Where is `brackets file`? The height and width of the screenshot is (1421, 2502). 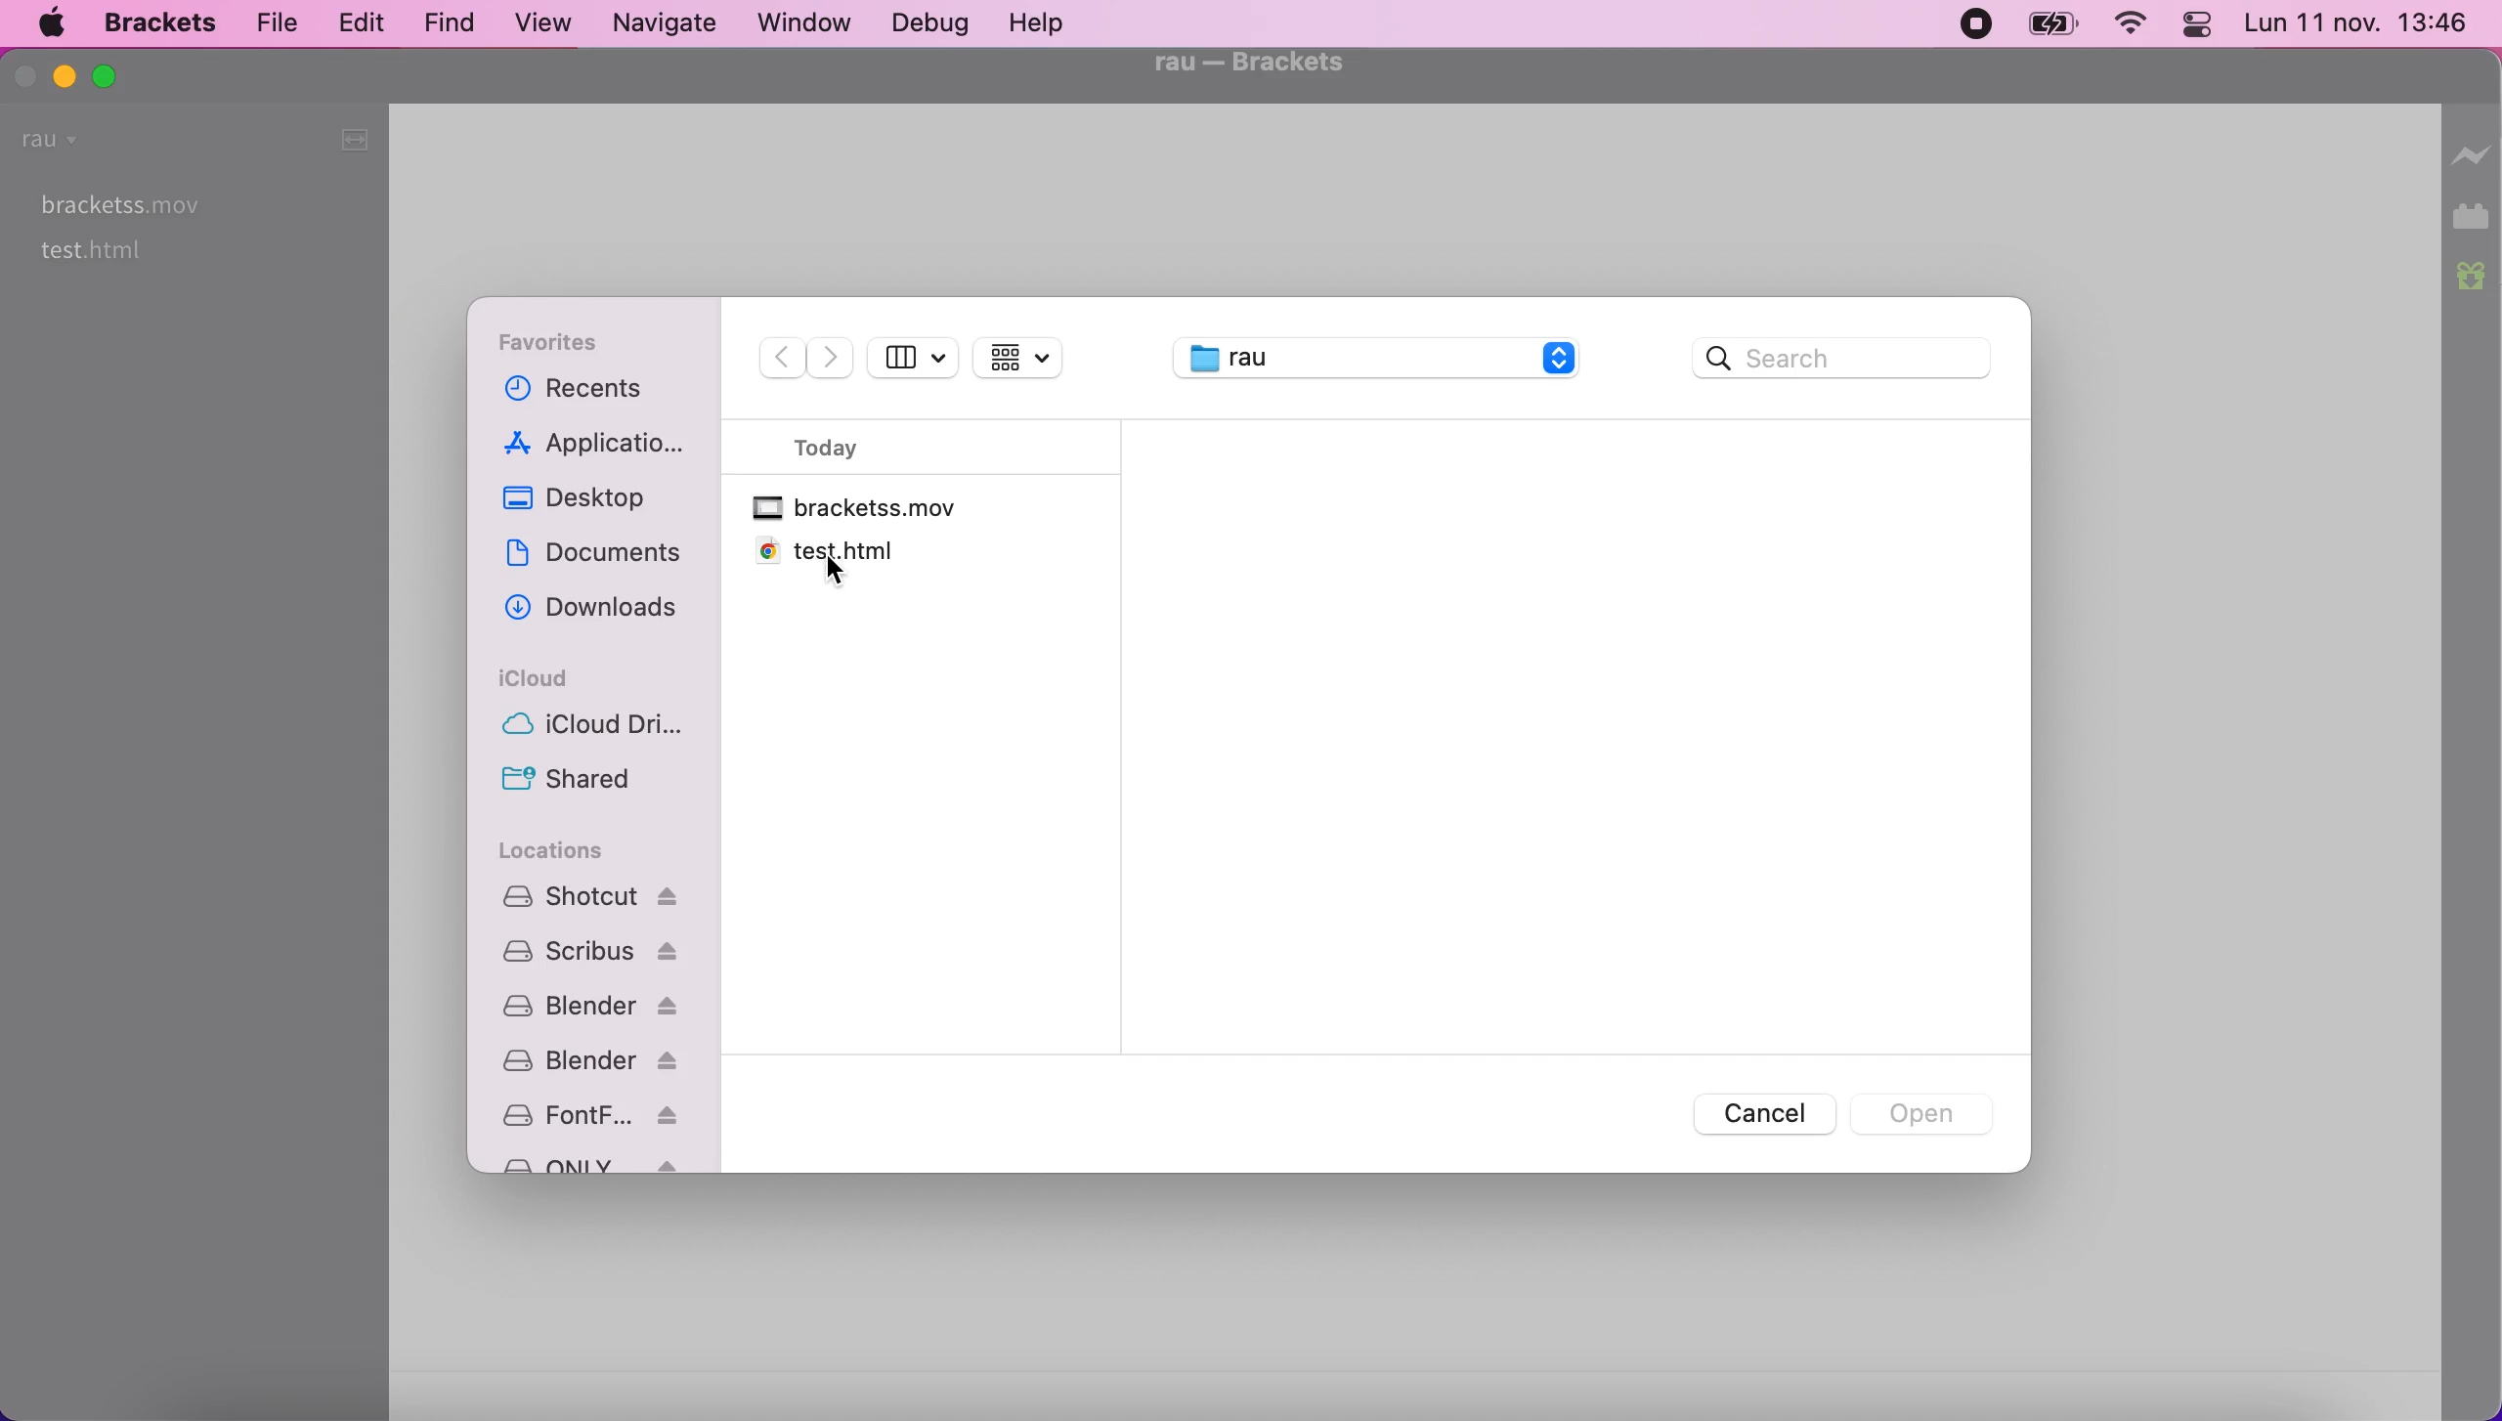 brackets file is located at coordinates (866, 510).